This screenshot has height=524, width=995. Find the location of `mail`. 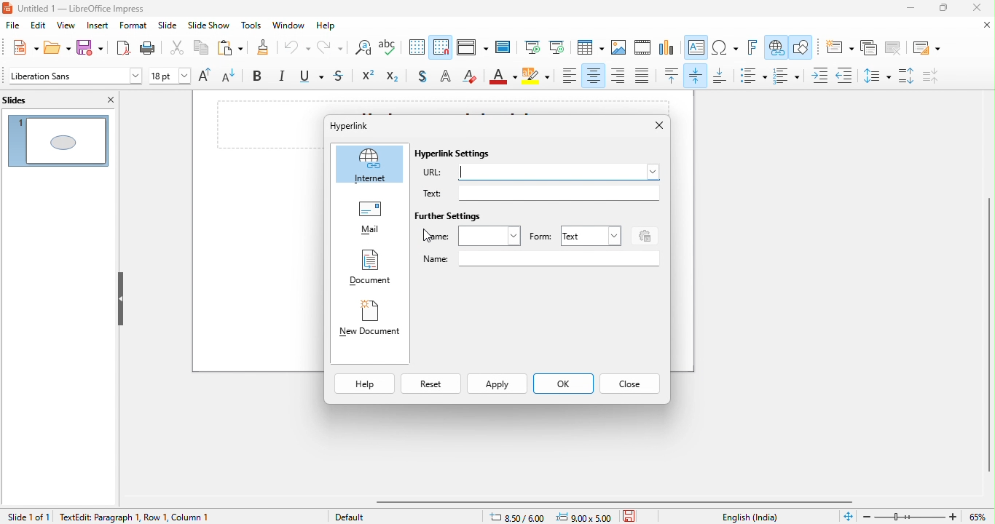

mail is located at coordinates (370, 220).